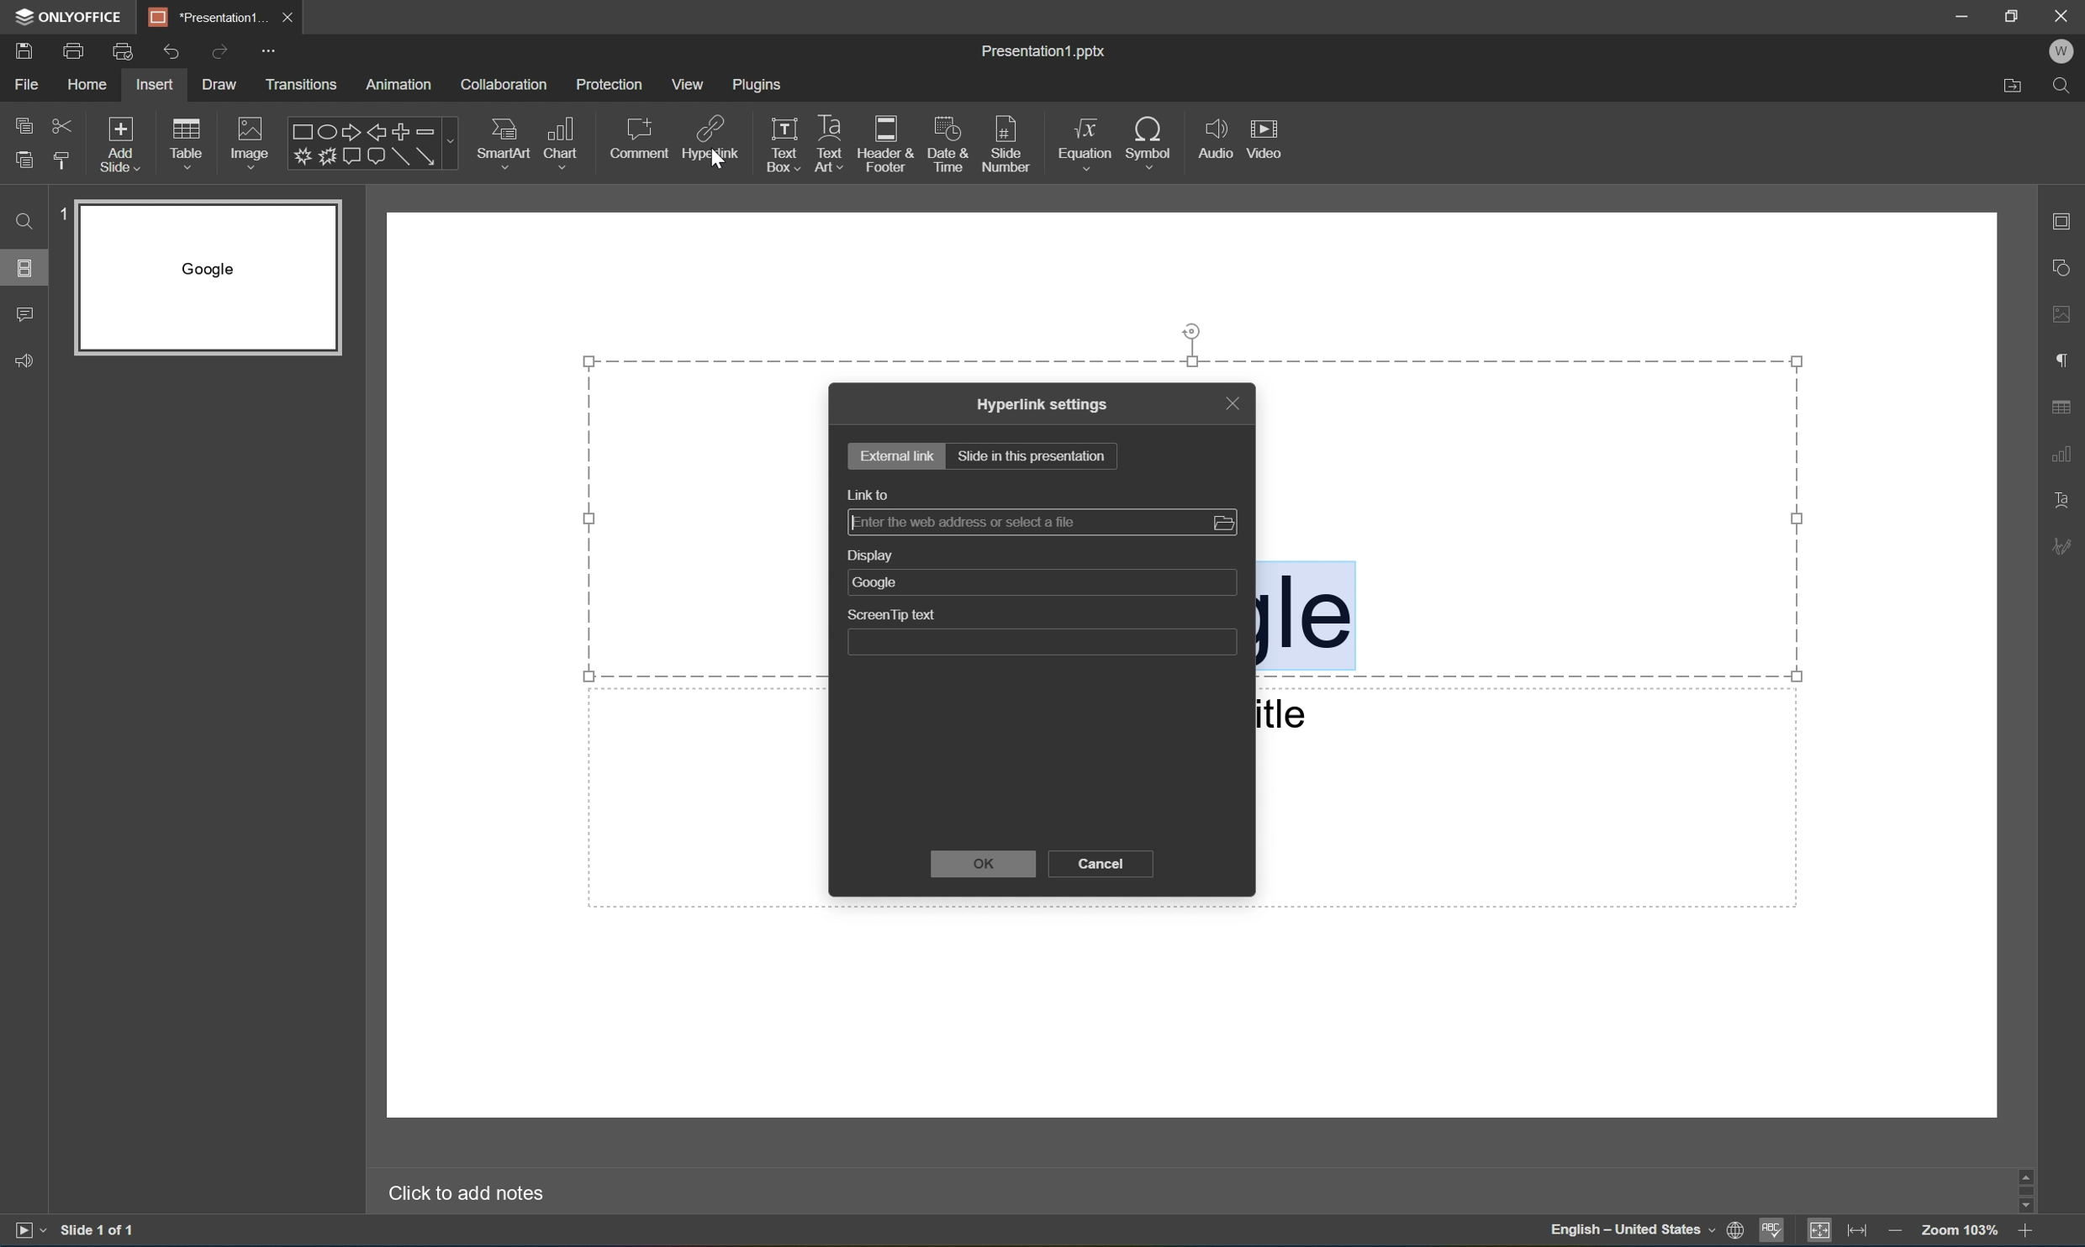  Describe the element at coordinates (32, 82) in the screenshot. I see `File` at that location.